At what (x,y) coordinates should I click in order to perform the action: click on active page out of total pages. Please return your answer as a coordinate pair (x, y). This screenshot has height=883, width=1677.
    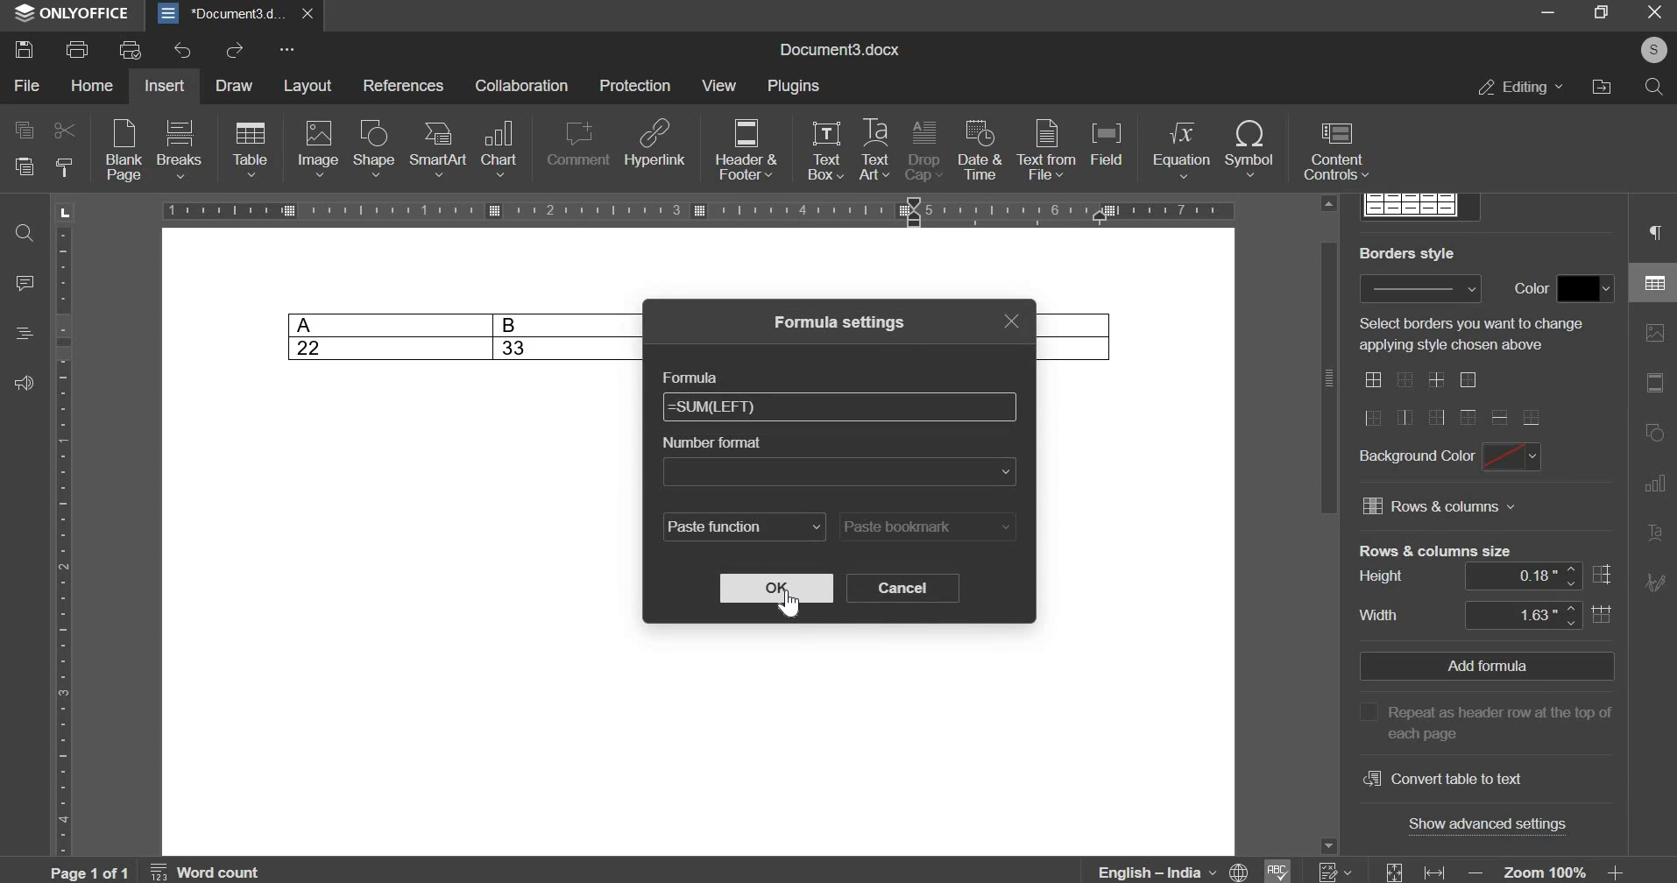
    Looking at the image, I should click on (87, 872).